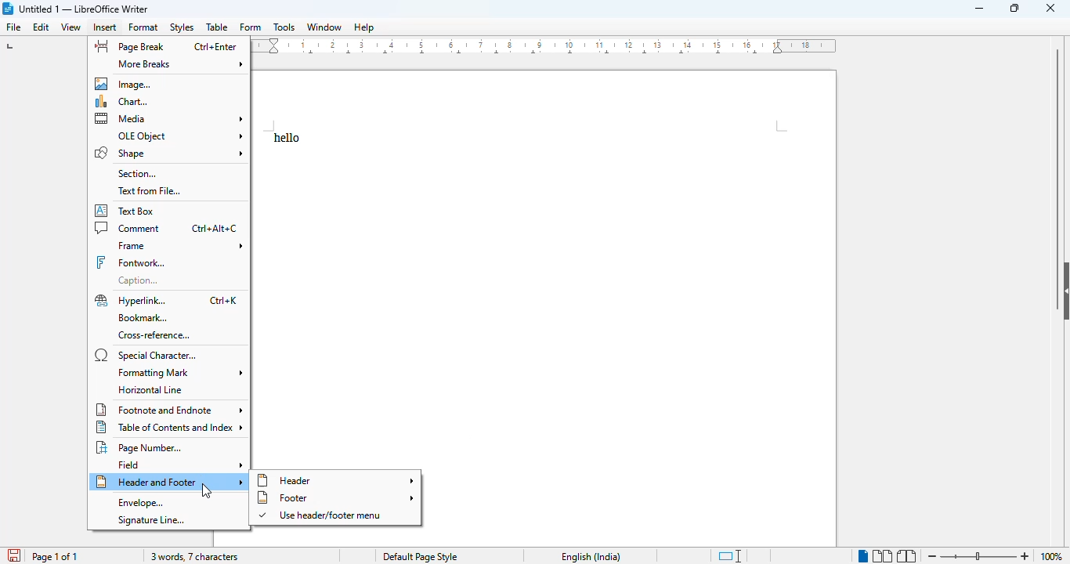  What do you see at coordinates (1063, 291) in the screenshot?
I see `show` at bounding box center [1063, 291].